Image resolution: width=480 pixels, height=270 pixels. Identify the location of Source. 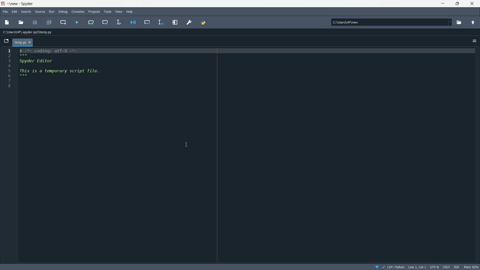
(40, 11).